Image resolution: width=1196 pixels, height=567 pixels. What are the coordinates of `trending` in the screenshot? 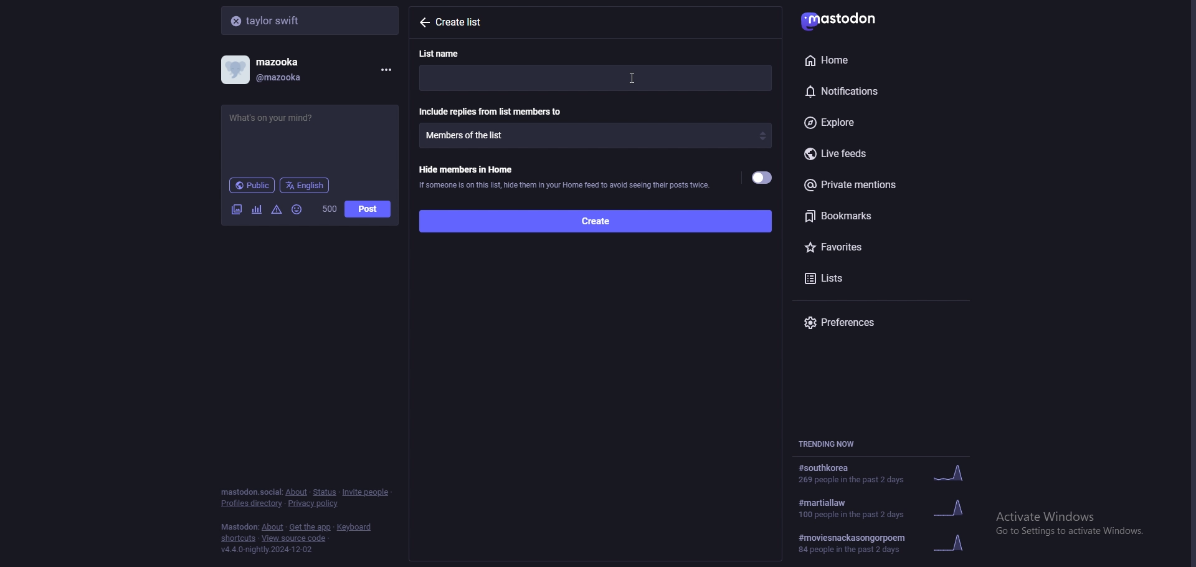 It's located at (888, 543).